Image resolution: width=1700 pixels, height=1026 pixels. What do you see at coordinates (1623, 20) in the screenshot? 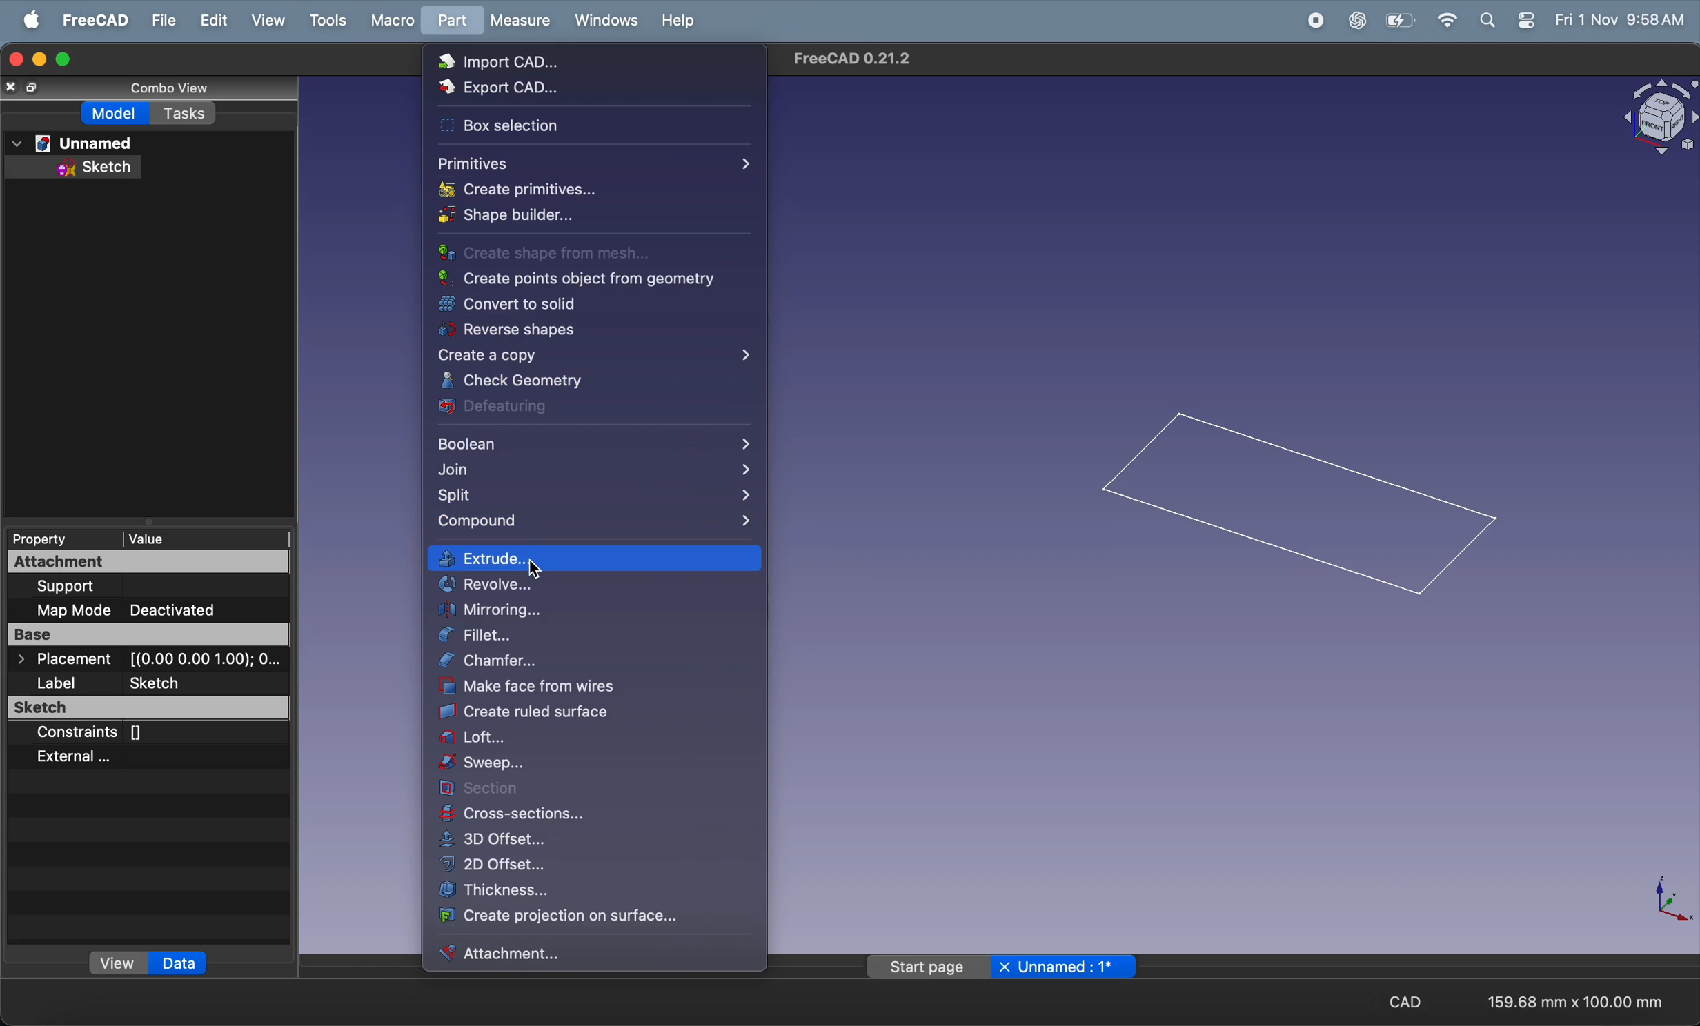
I see `time and date` at bounding box center [1623, 20].